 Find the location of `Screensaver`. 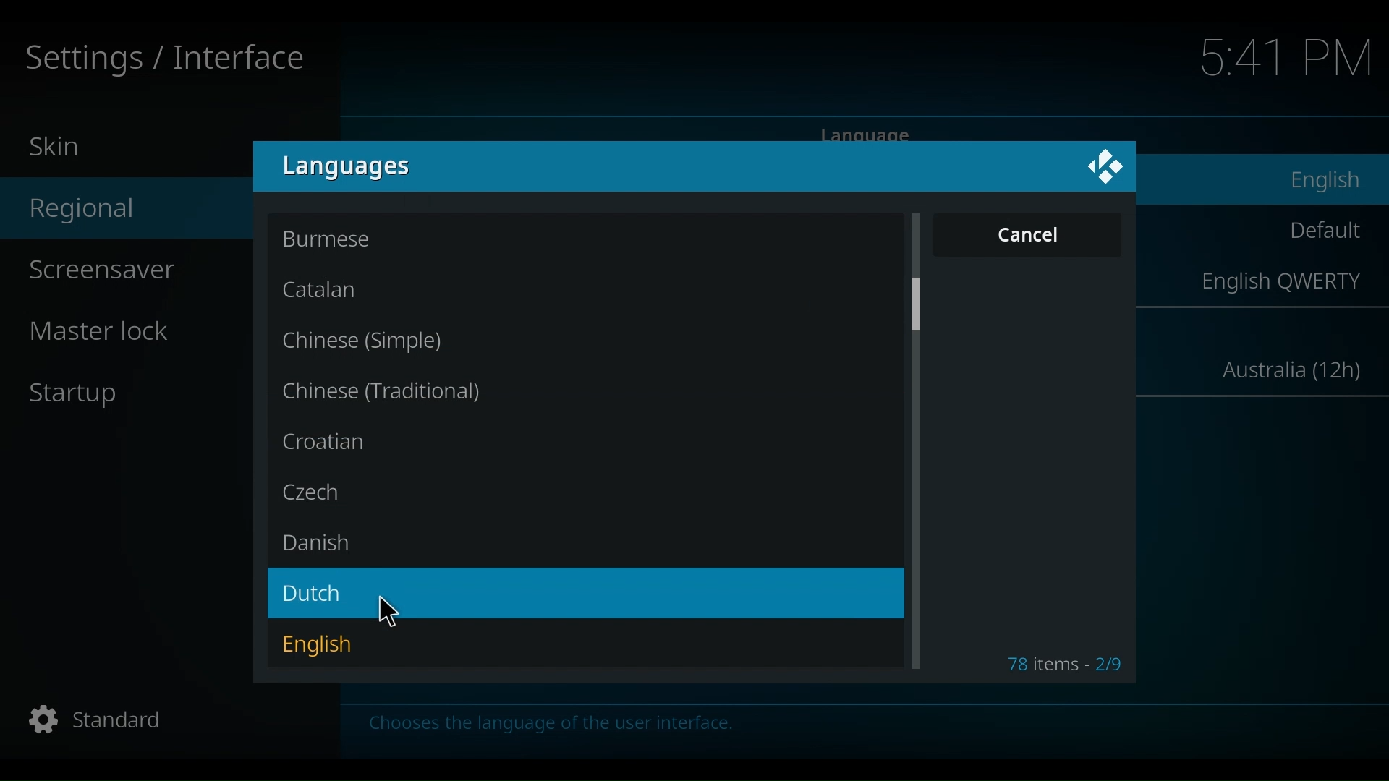

Screensaver is located at coordinates (102, 272).